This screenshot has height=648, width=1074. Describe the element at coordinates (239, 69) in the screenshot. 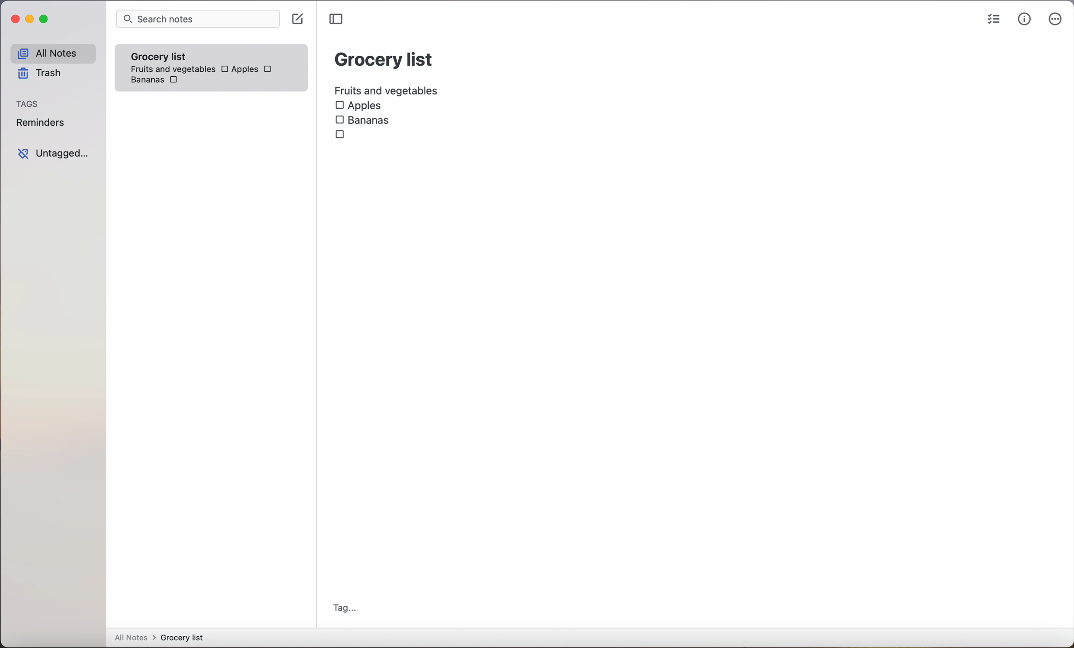

I see `Apples checkbox` at that location.